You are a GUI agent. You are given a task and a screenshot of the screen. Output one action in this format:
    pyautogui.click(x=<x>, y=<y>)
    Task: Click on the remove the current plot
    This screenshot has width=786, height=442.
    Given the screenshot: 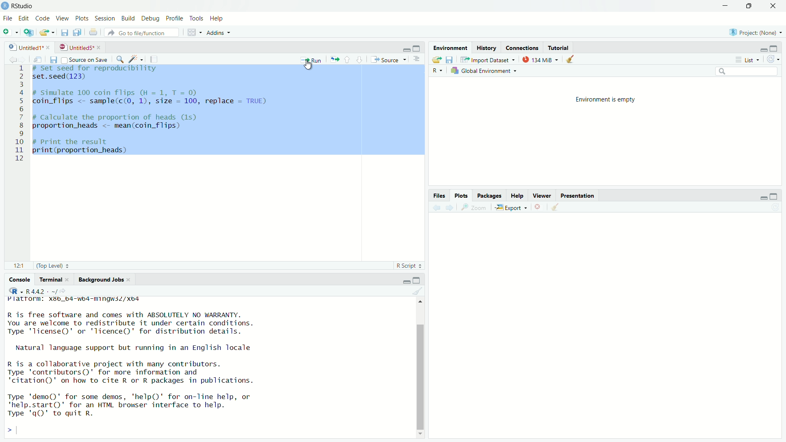 What is the action you would take?
    pyautogui.click(x=538, y=207)
    